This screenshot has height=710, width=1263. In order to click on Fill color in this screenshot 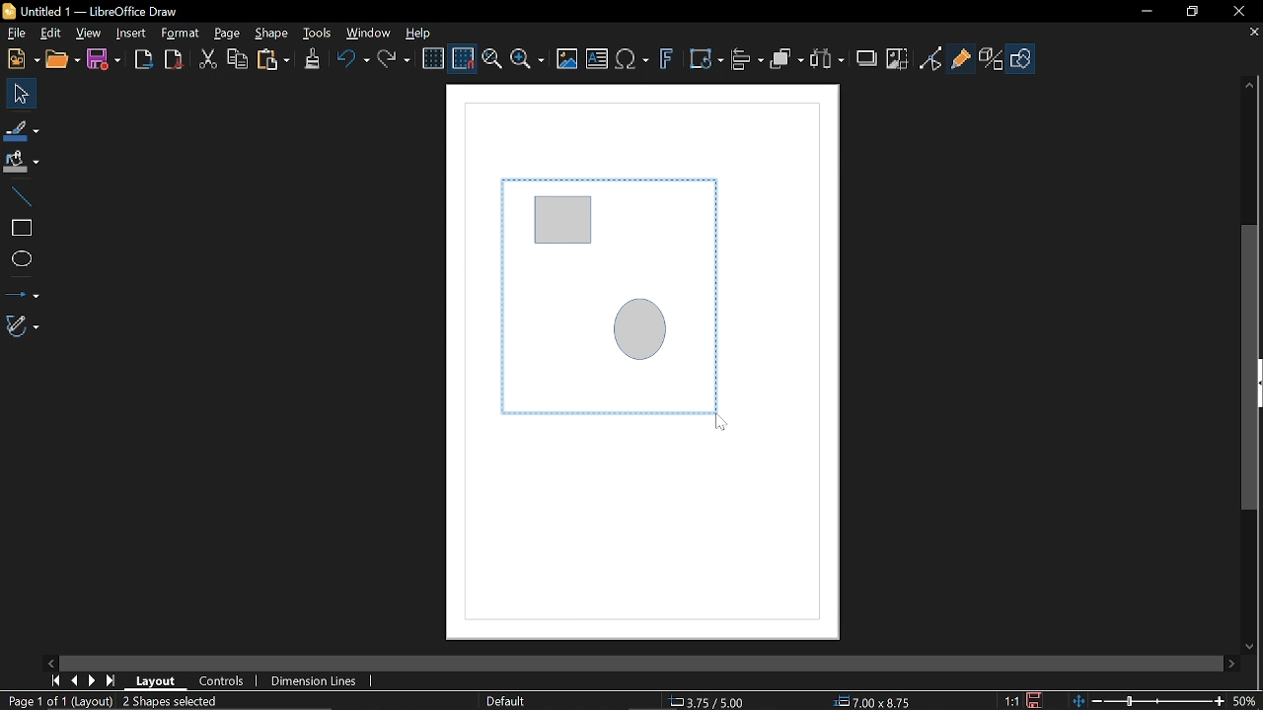, I will do `click(20, 160)`.